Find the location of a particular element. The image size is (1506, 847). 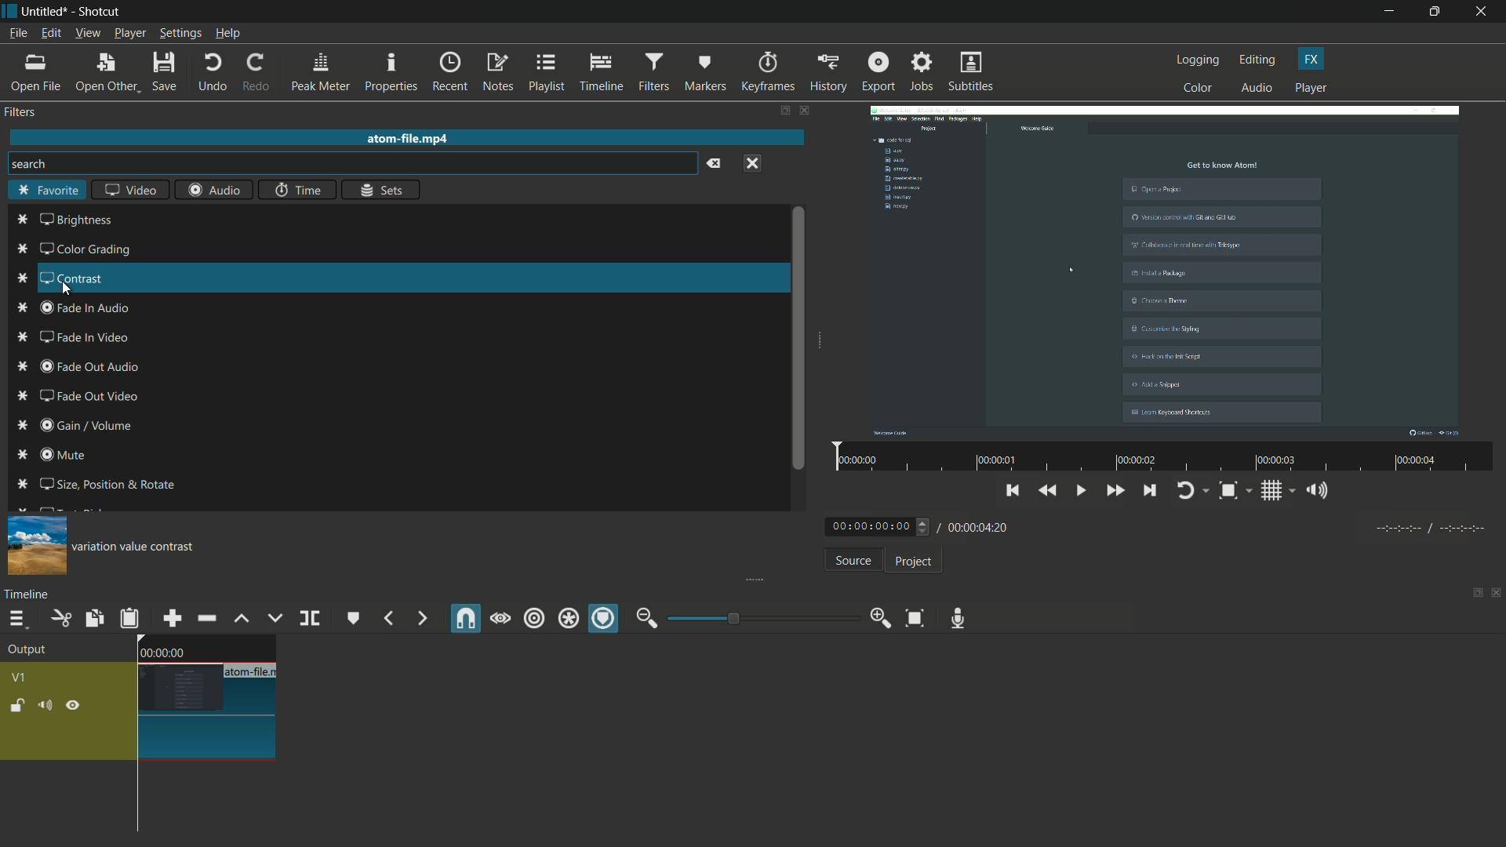

color is located at coordinates (1199, 87).